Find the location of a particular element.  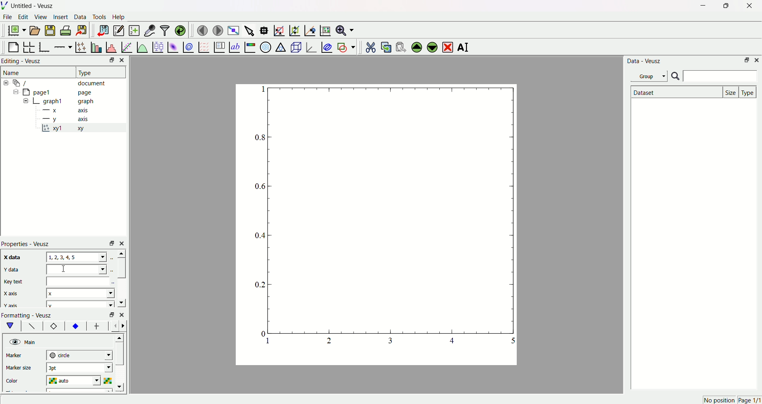

Untitled - Veusz is located at coordinates (34, 6).